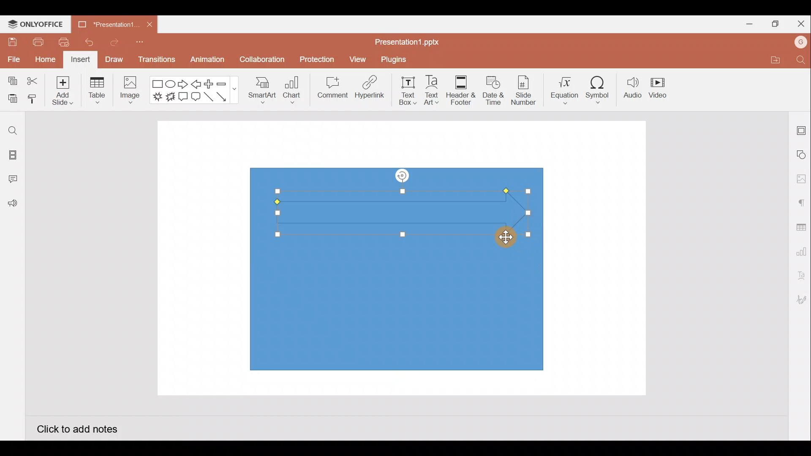 Image resolution: width=811 pixels, height=456 pixels. I want to click on Transitions, so click(157, 62).